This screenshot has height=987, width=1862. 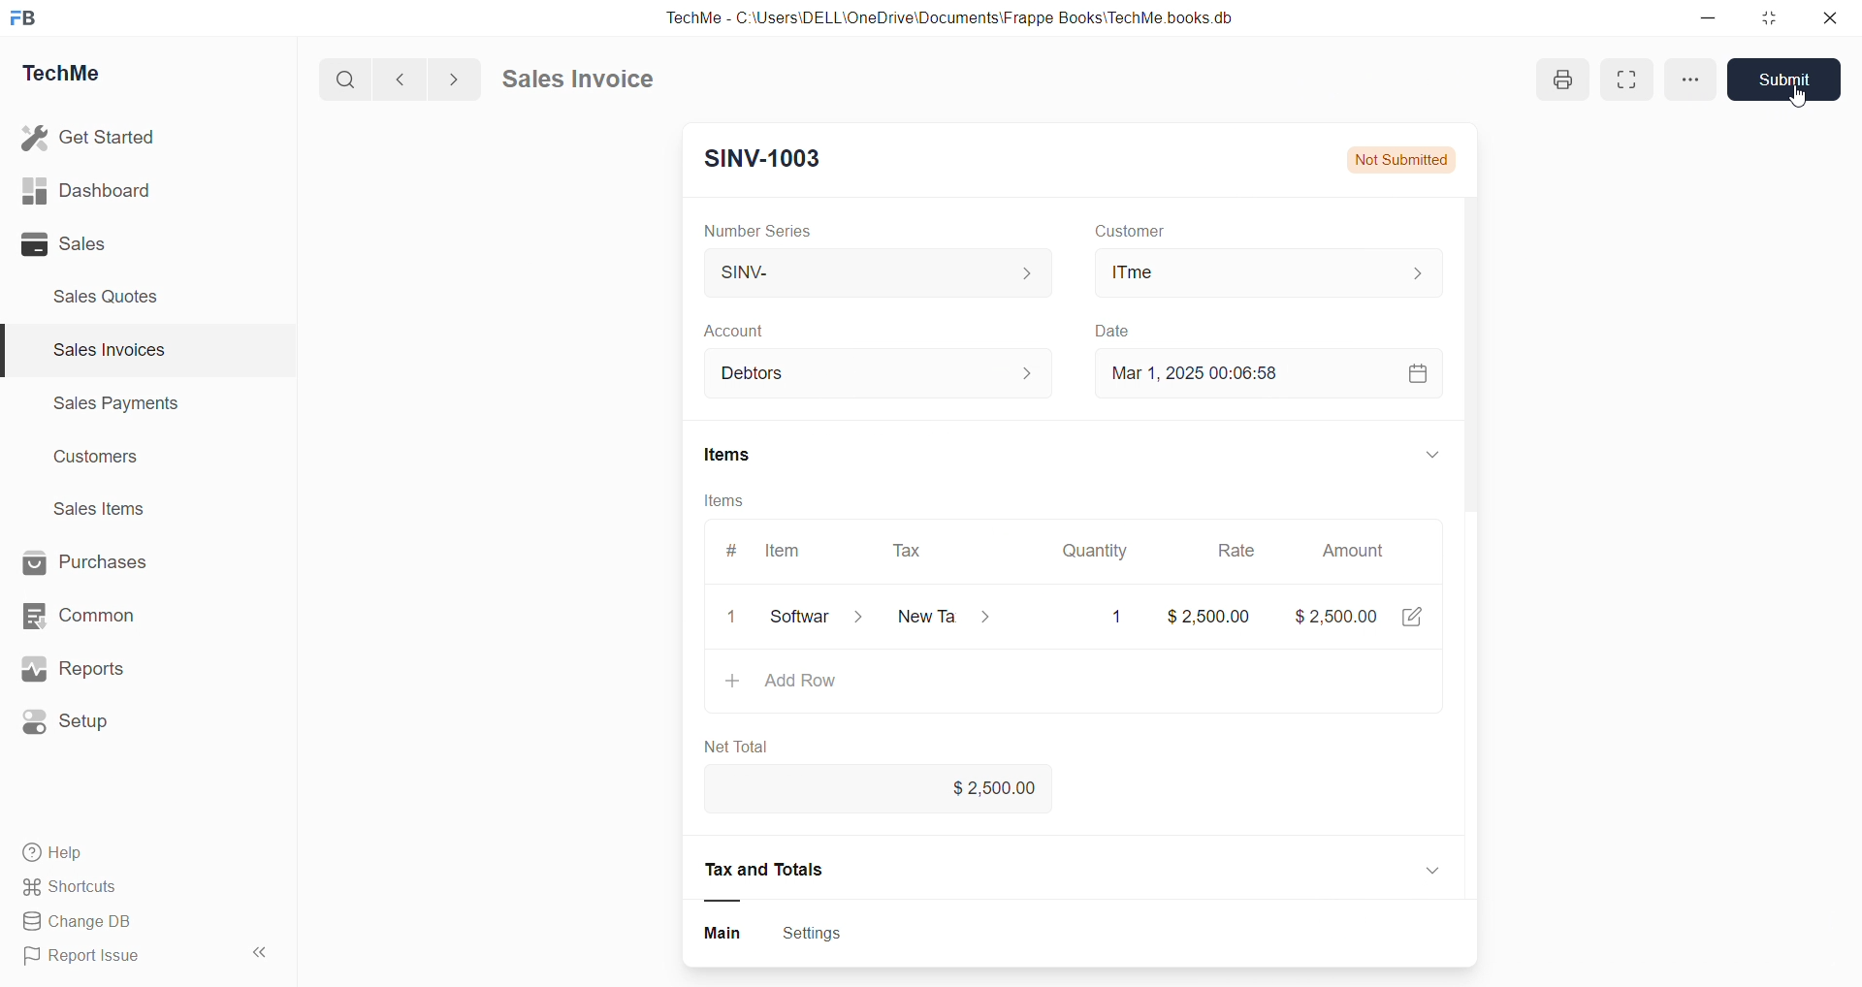 I want to click on @ Setup, so click(x=77, y=729).